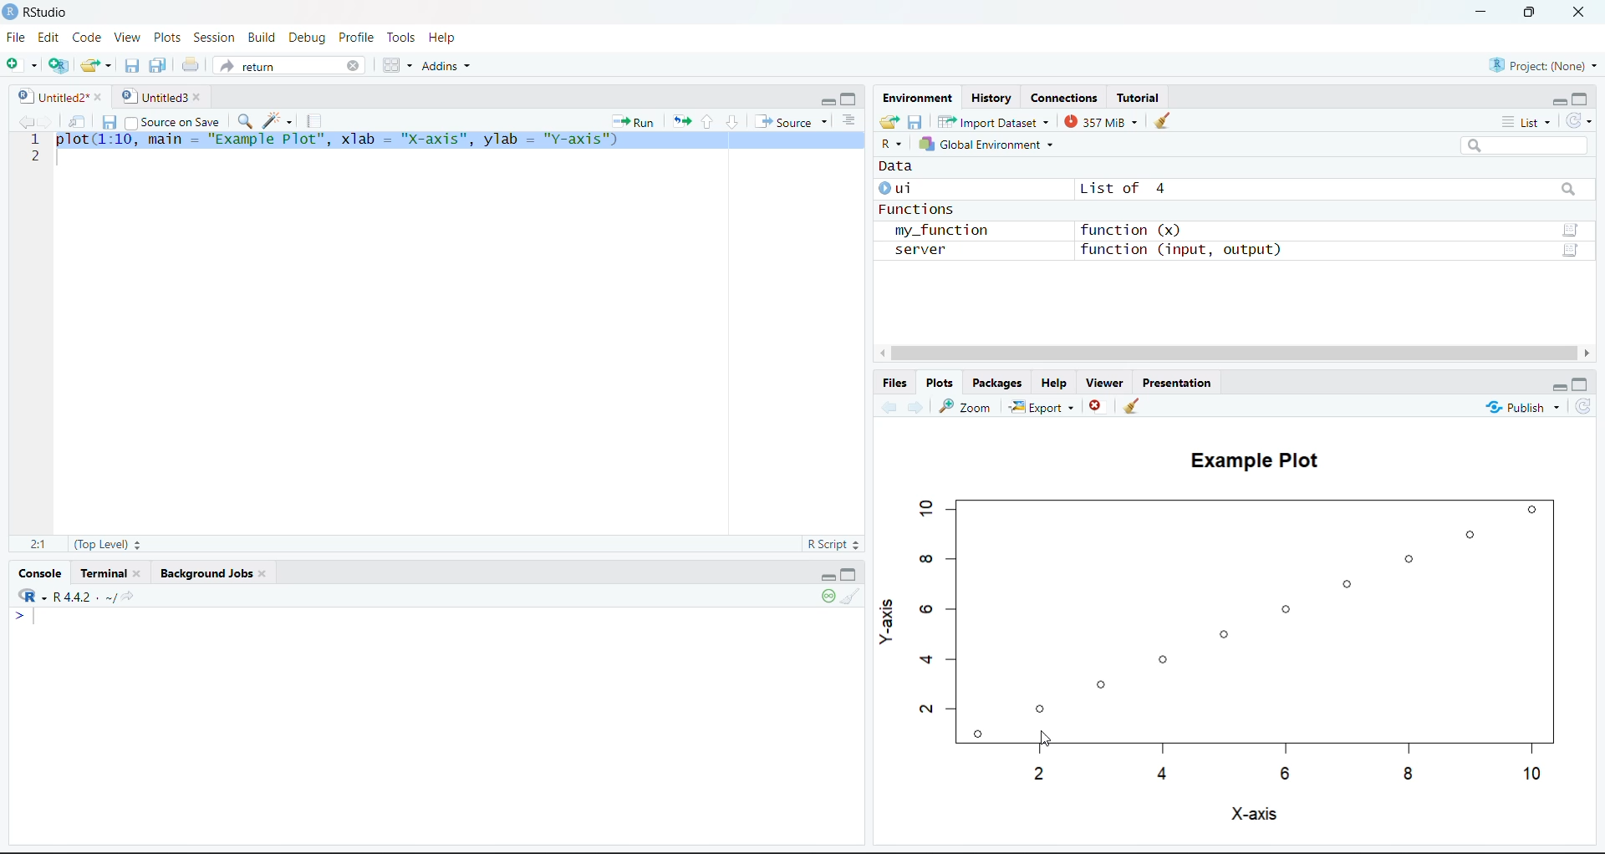  I want to click on Publish, so click(1522, 405).